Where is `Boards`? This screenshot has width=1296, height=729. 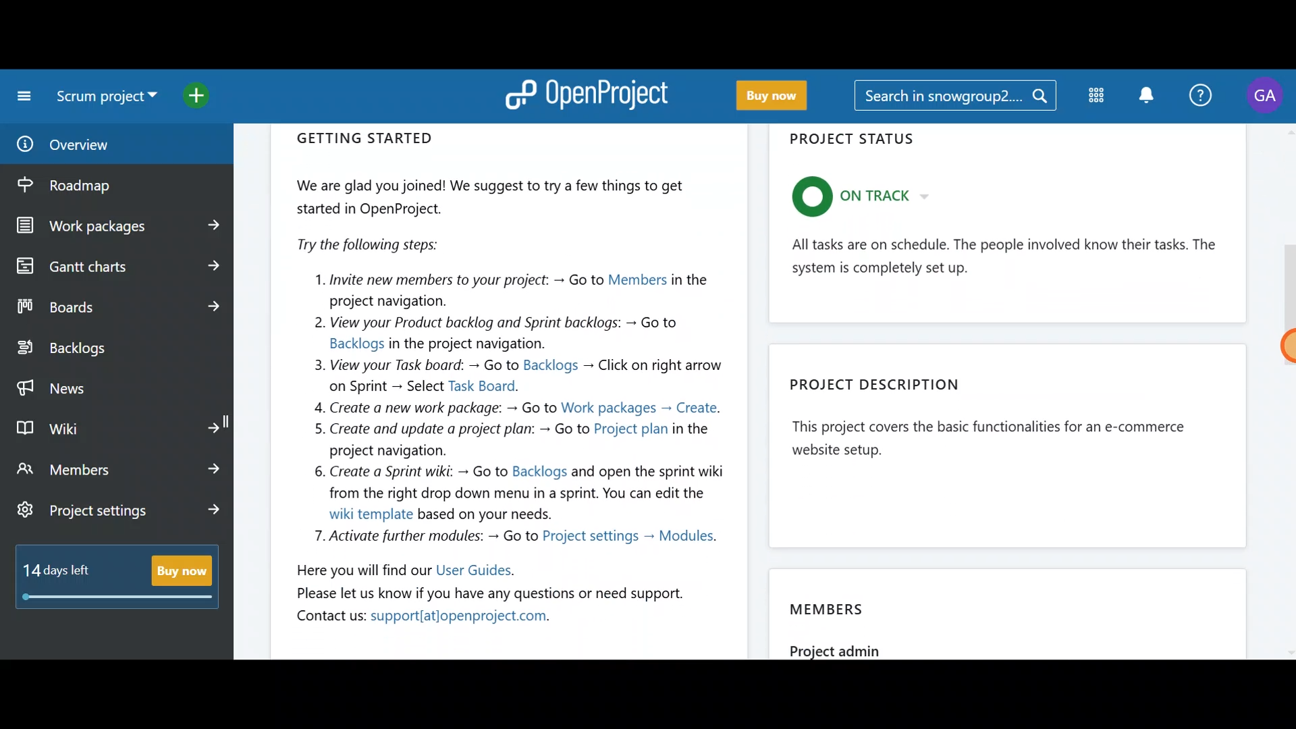 Boards is located at coordinates (117, 306).